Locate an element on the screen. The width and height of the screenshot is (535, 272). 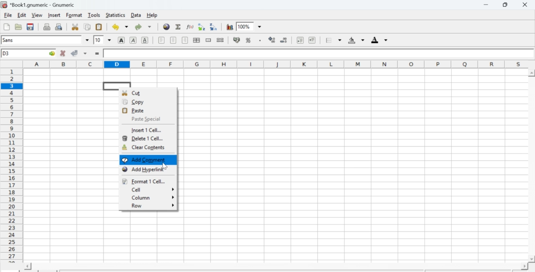
Save is located at coordinates (30, 27).